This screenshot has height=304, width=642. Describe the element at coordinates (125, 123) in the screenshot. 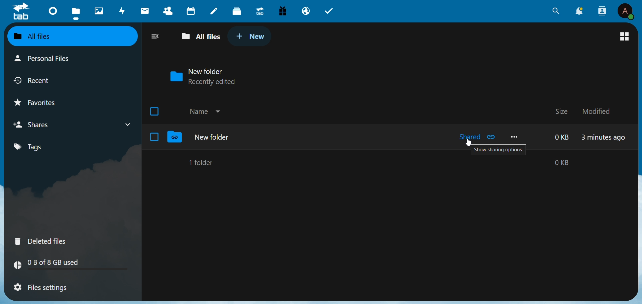

I see `Shares drop down` at that location.